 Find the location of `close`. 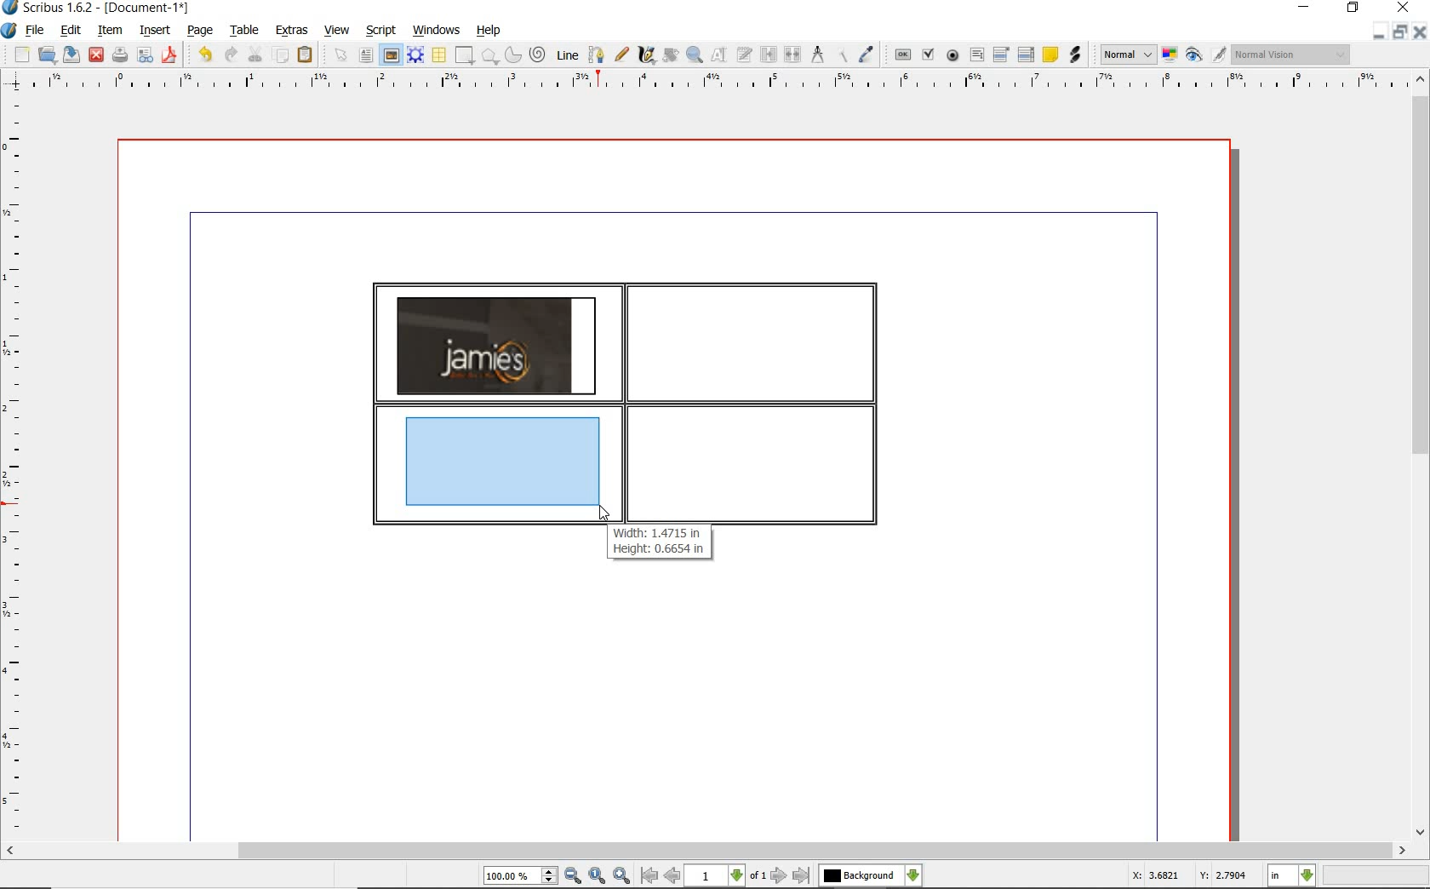

close is located at coordinates (1419, 32).